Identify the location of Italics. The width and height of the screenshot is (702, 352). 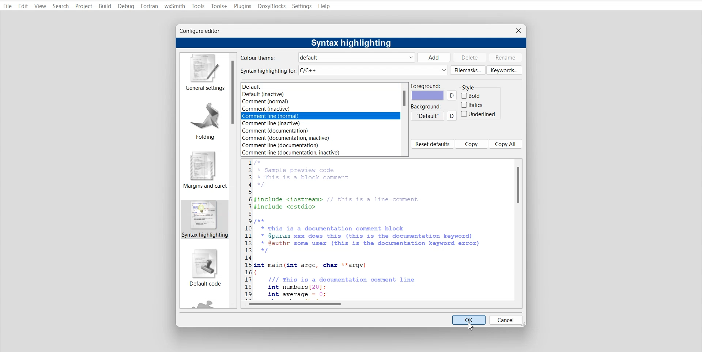
(473, 105).